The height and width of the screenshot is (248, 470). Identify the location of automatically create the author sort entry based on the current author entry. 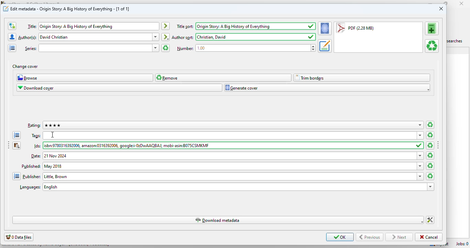
(166, 37).